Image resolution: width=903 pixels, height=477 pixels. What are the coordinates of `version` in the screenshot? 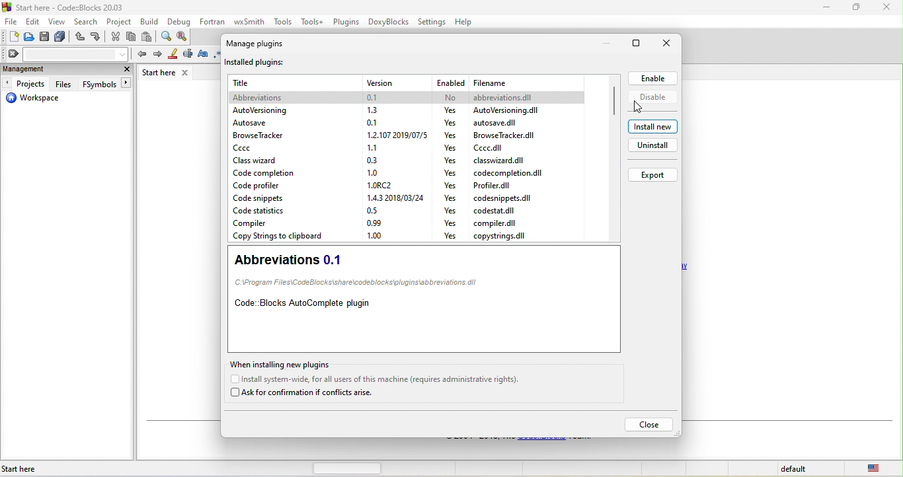 It's located at (398, 83).